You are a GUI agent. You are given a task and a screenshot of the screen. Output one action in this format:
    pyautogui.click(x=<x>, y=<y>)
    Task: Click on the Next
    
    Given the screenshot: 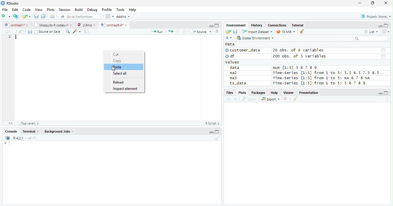 What is the action you would take?
    pyautogui.click(x=236, y=100)
    